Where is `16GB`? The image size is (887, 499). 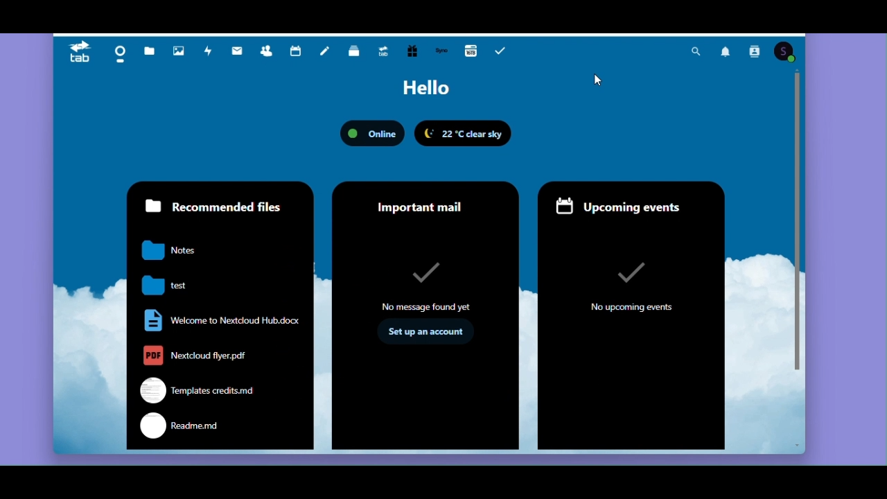 16GB is located at coordinates (471, 50).